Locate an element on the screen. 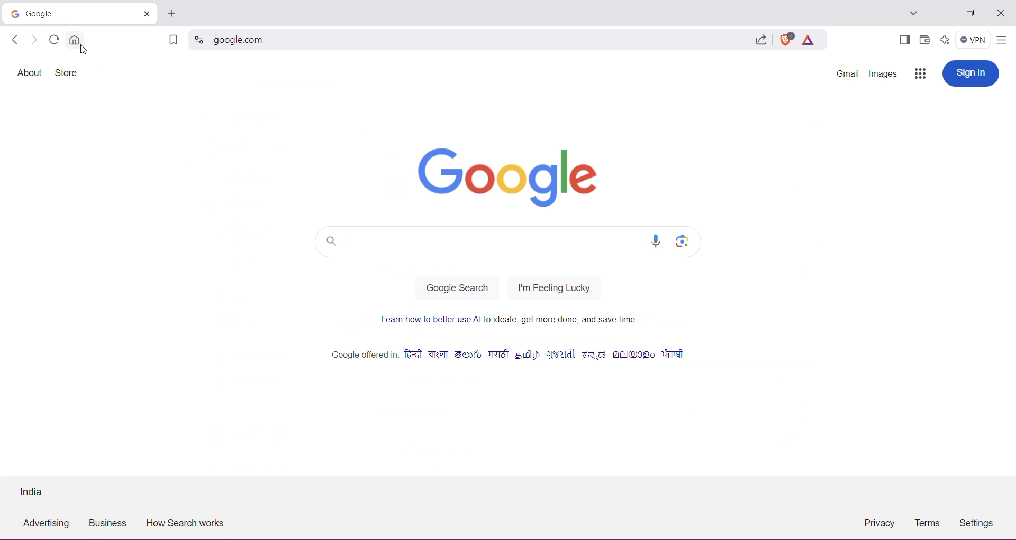 Image resolution: width=1016 pixels, height=540 pixels. Location is located at coordinates (35, 491).